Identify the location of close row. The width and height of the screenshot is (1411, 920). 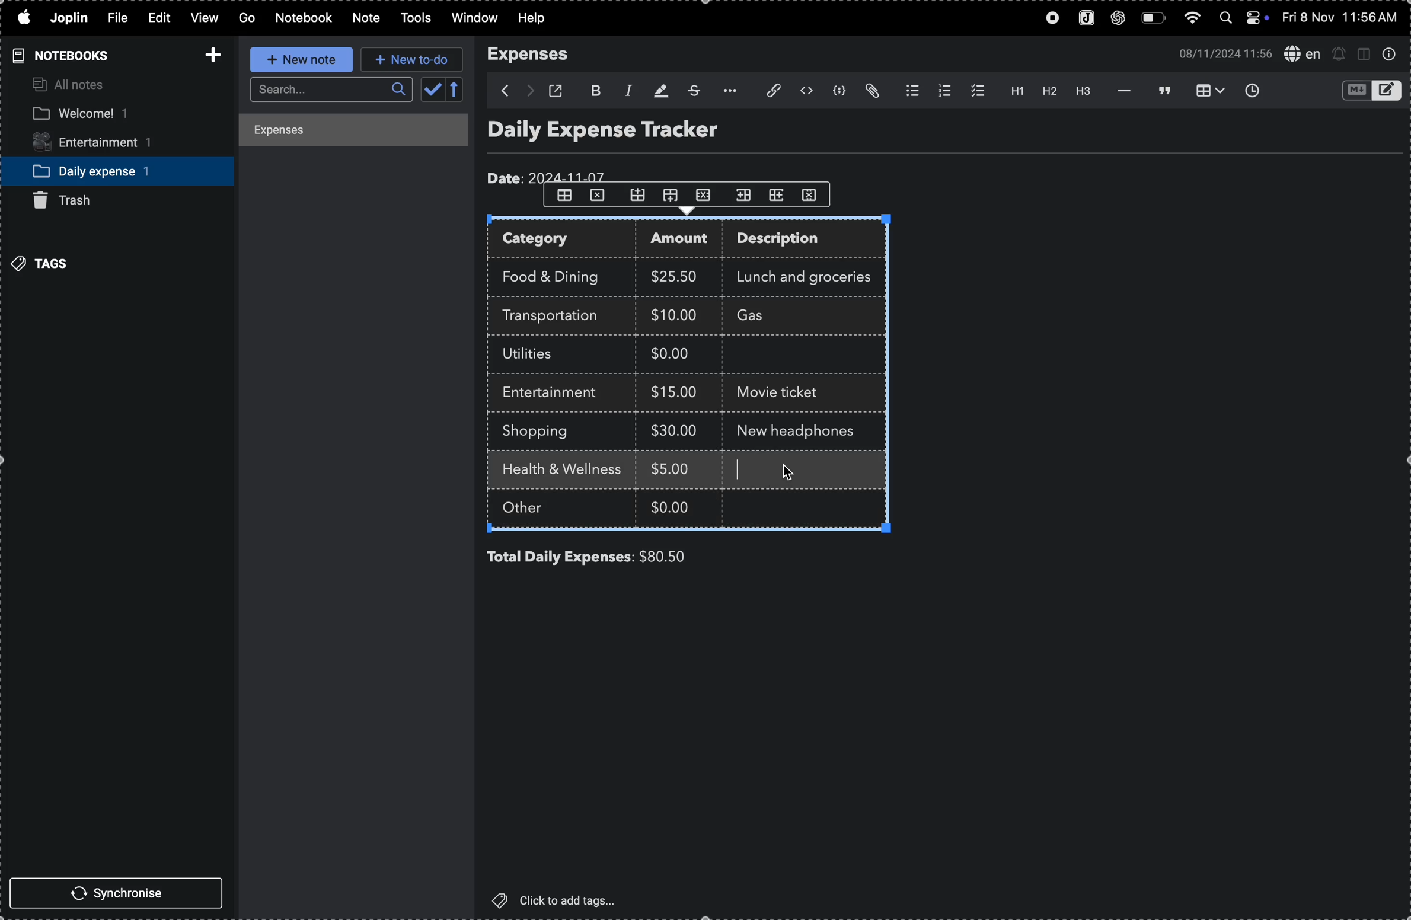
(706, 194).